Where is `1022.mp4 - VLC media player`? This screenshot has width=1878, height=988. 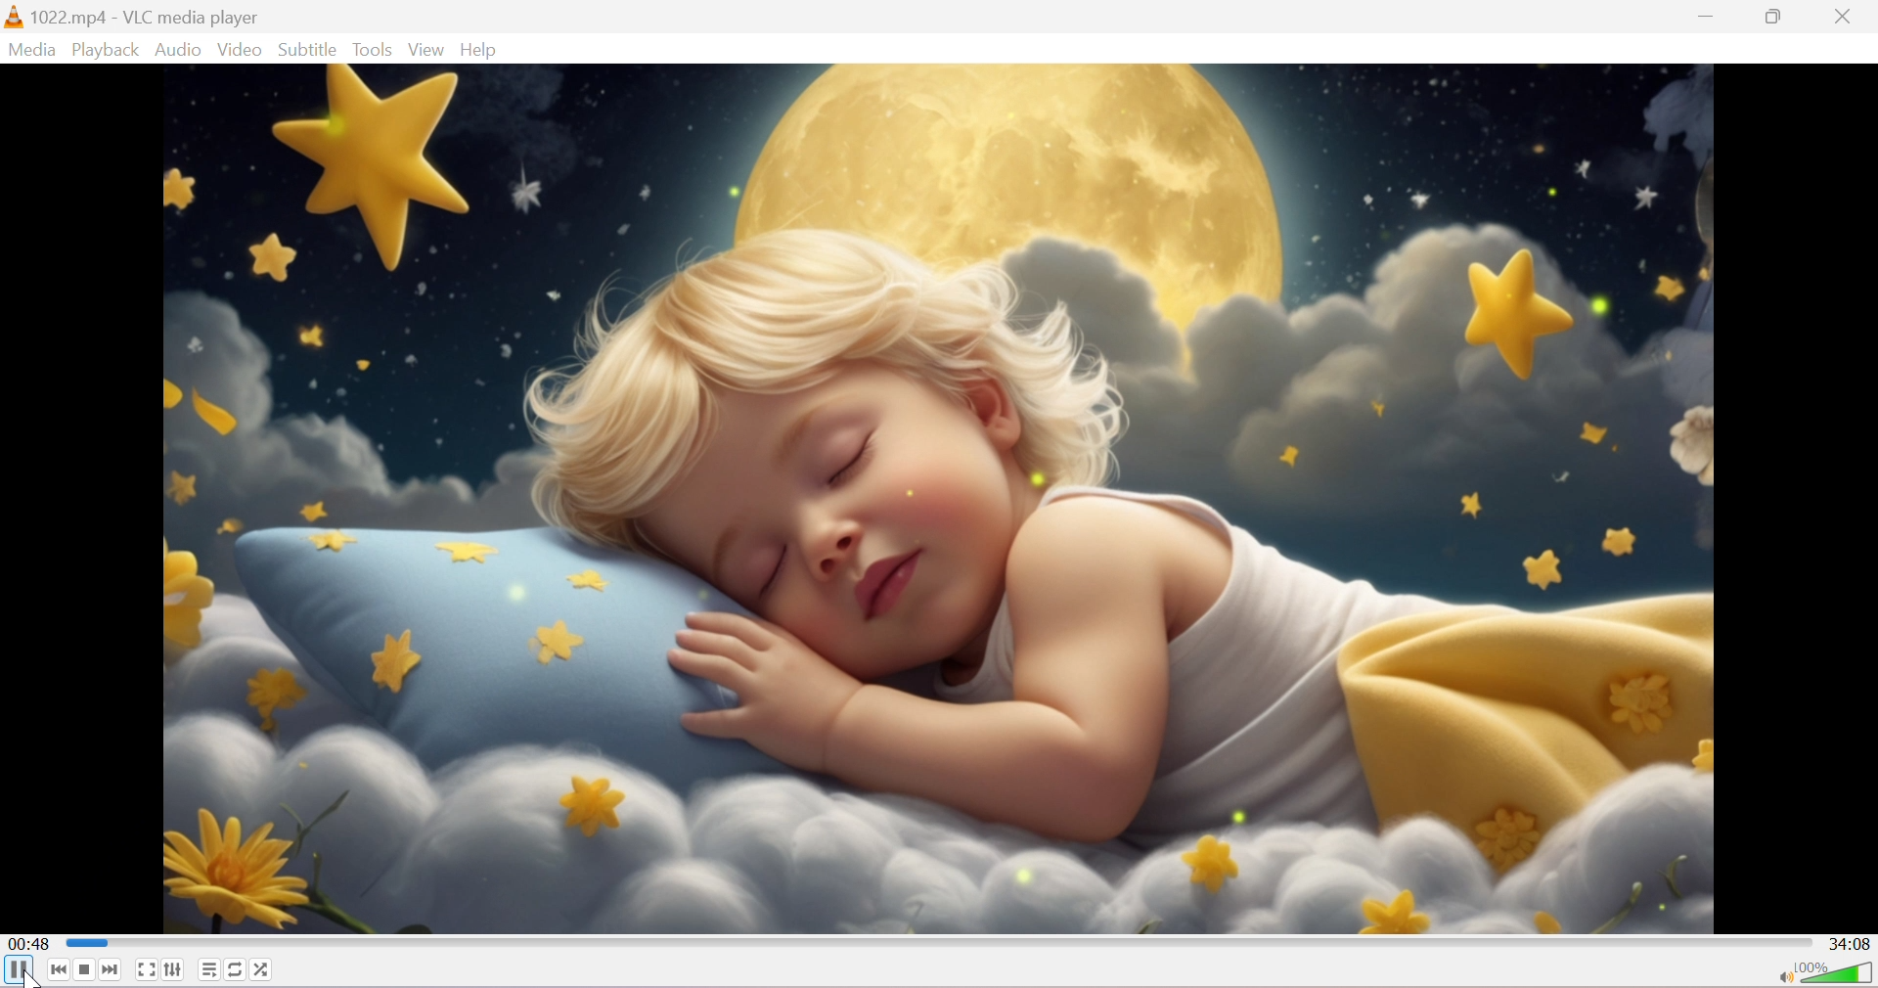 1022.mp4 - VLC media player is located at coordinates (131, 14).